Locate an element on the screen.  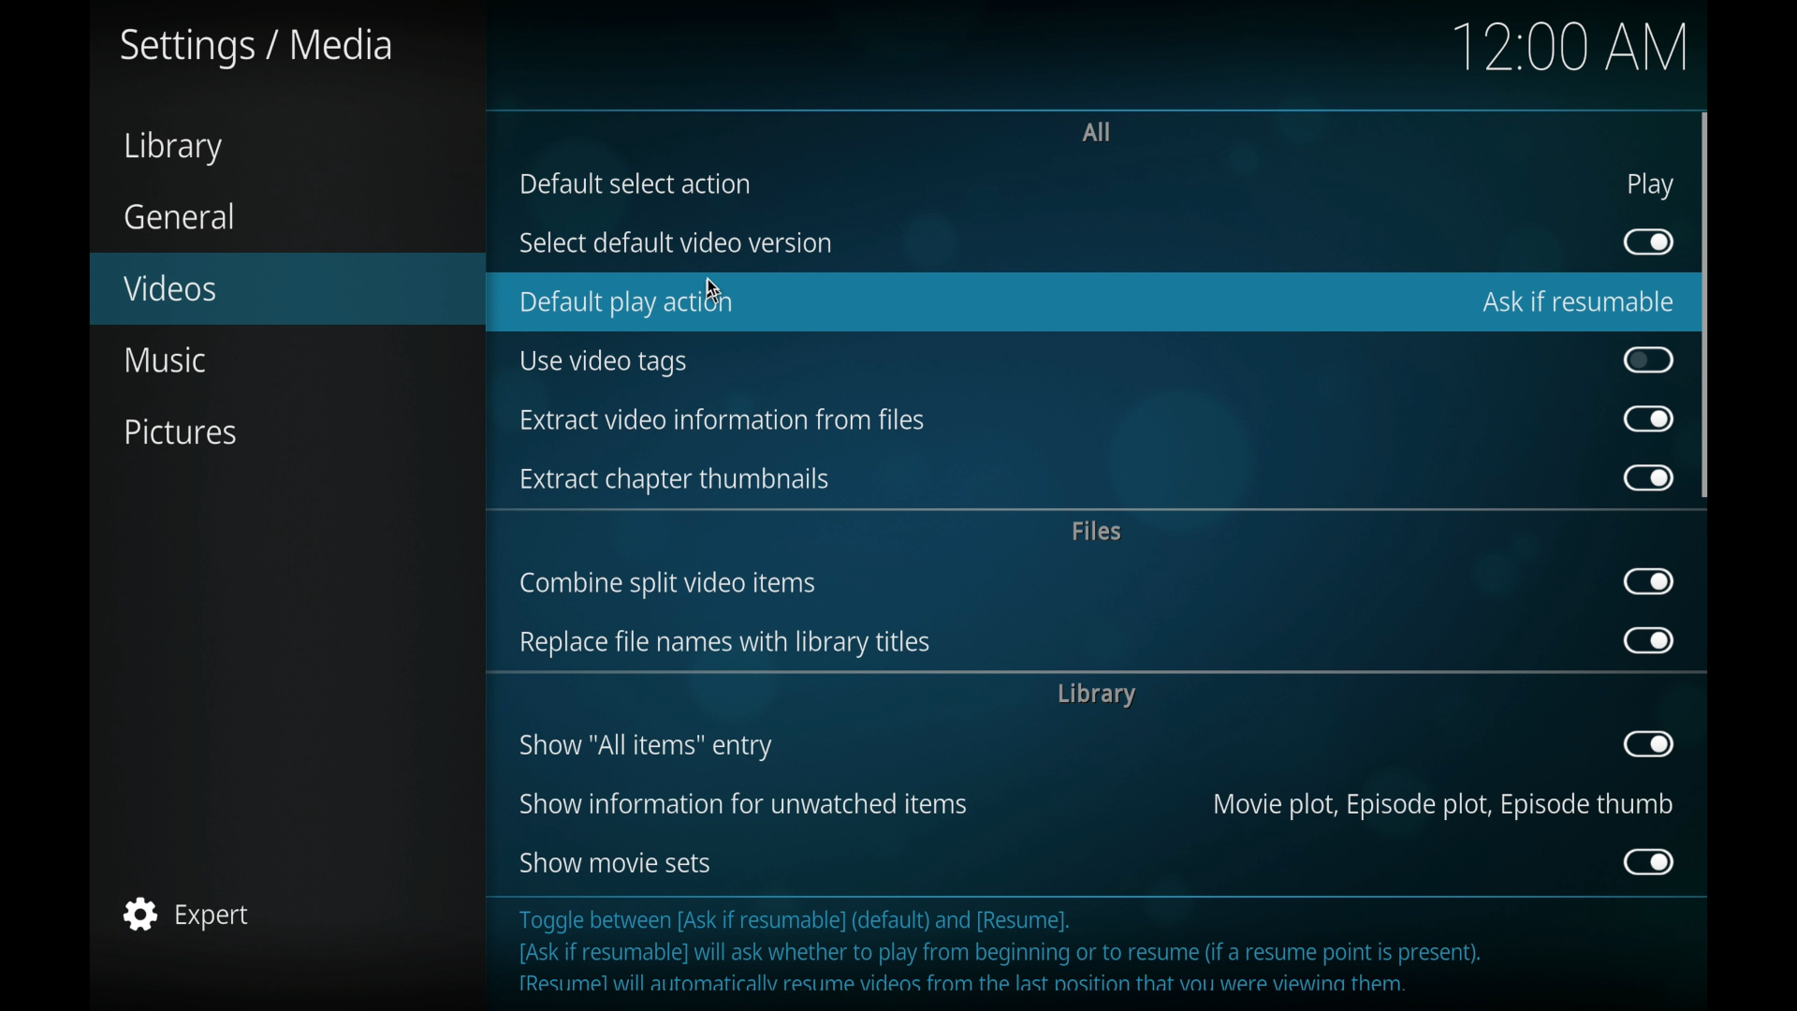
videos is located at coordinates (173, 286).